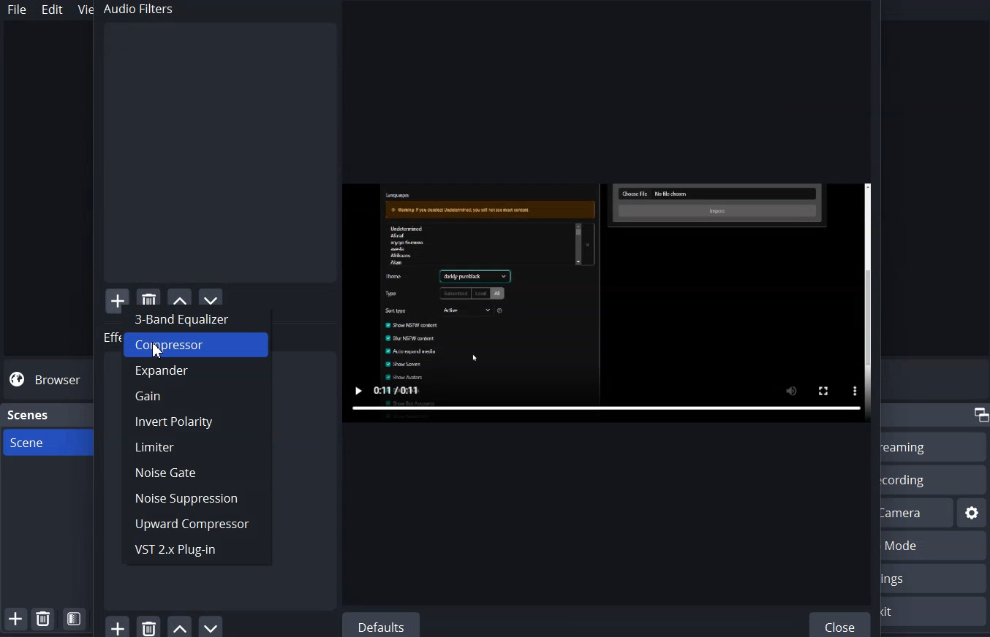  Describe the element at coordinates (29, 415) in the screenshot. I see `Scene` at that location.